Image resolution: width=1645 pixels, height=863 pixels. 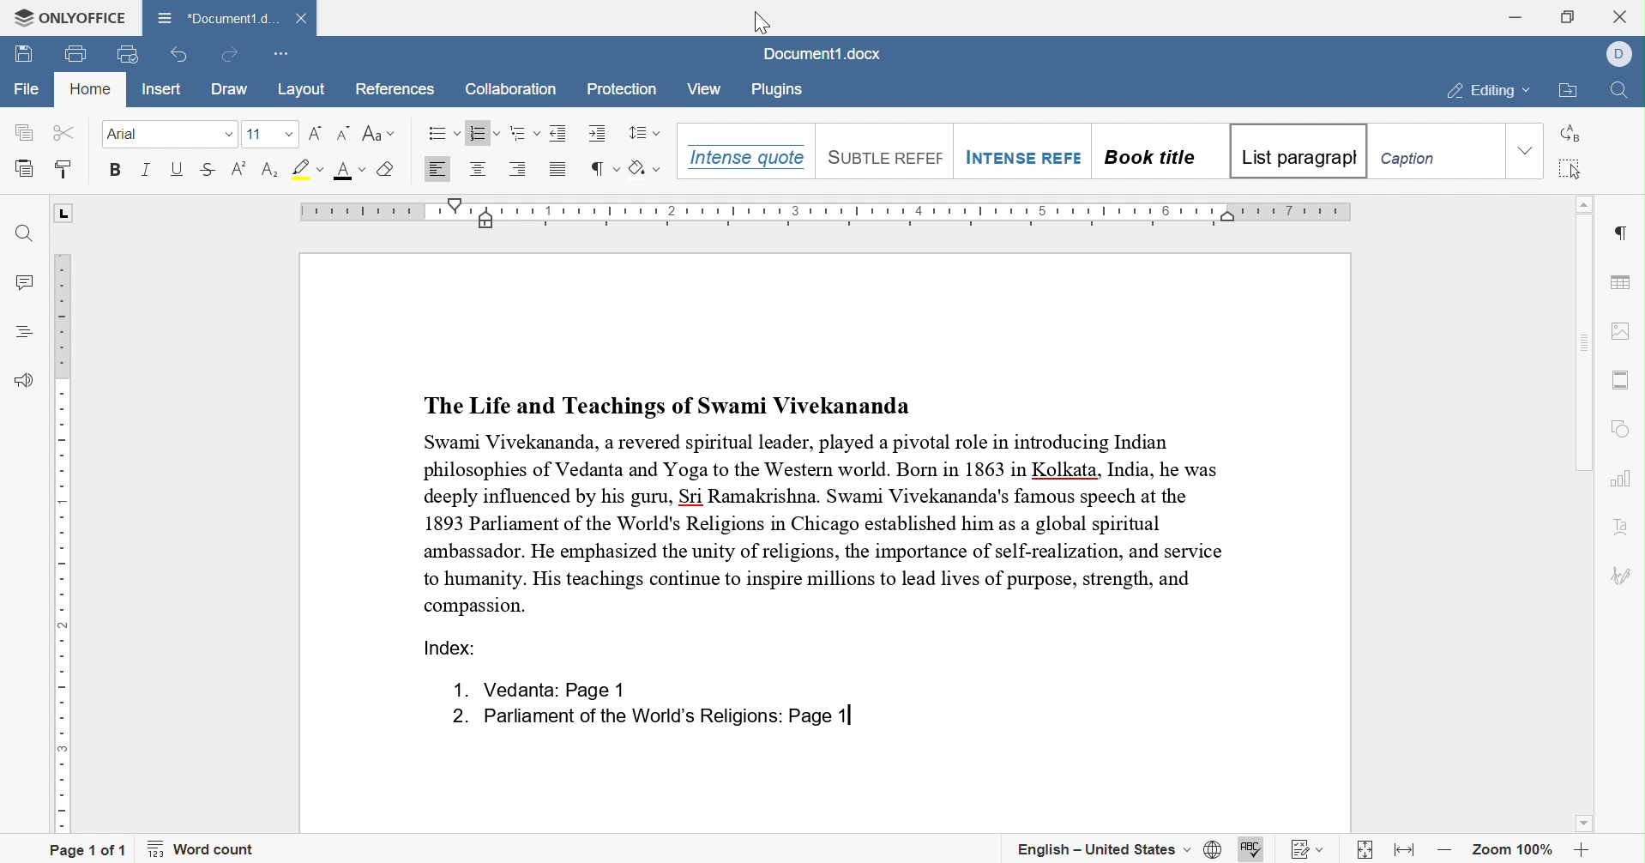 I want to click on fit to page, so click(x=1365, y=854).